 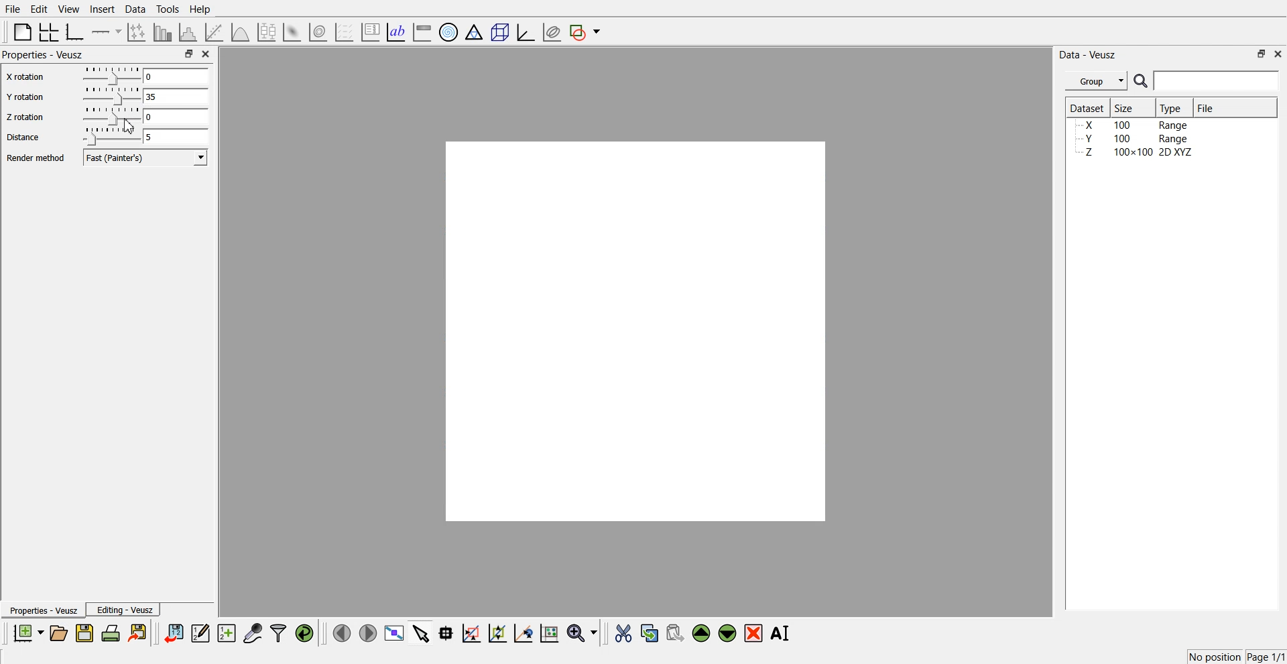 What do you see at coordinates (344, 33) in the screenshot?
I see `Plot a vector field` at bounding box center [344, 33].